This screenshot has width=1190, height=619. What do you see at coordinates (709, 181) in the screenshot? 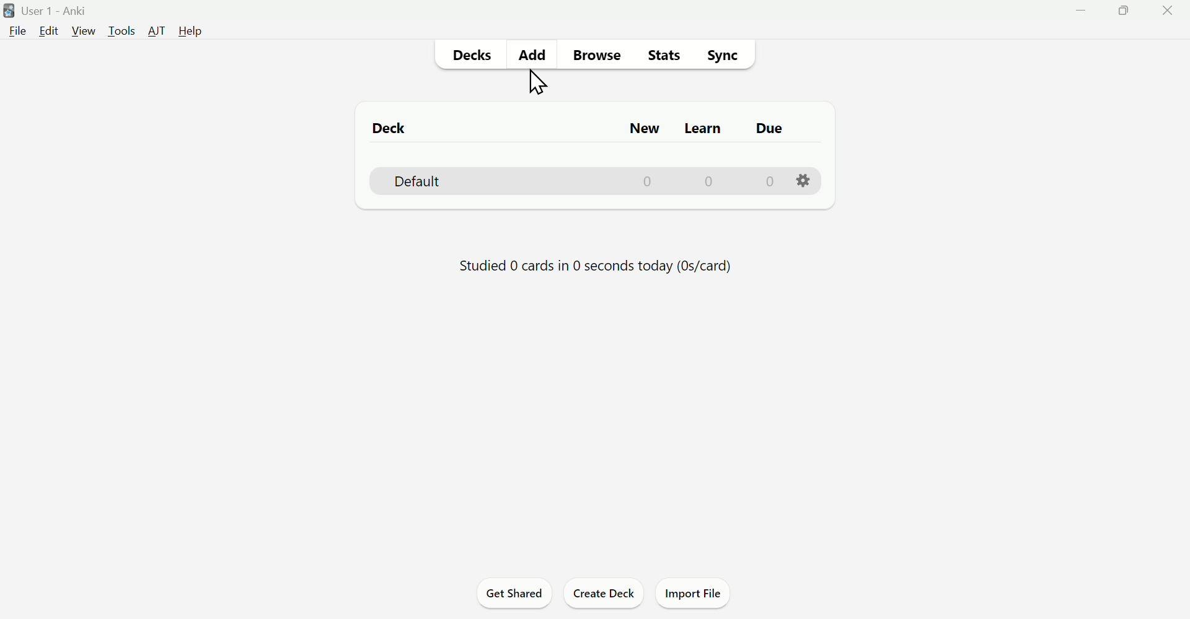
I see `0` at bounding box center [709, 181].